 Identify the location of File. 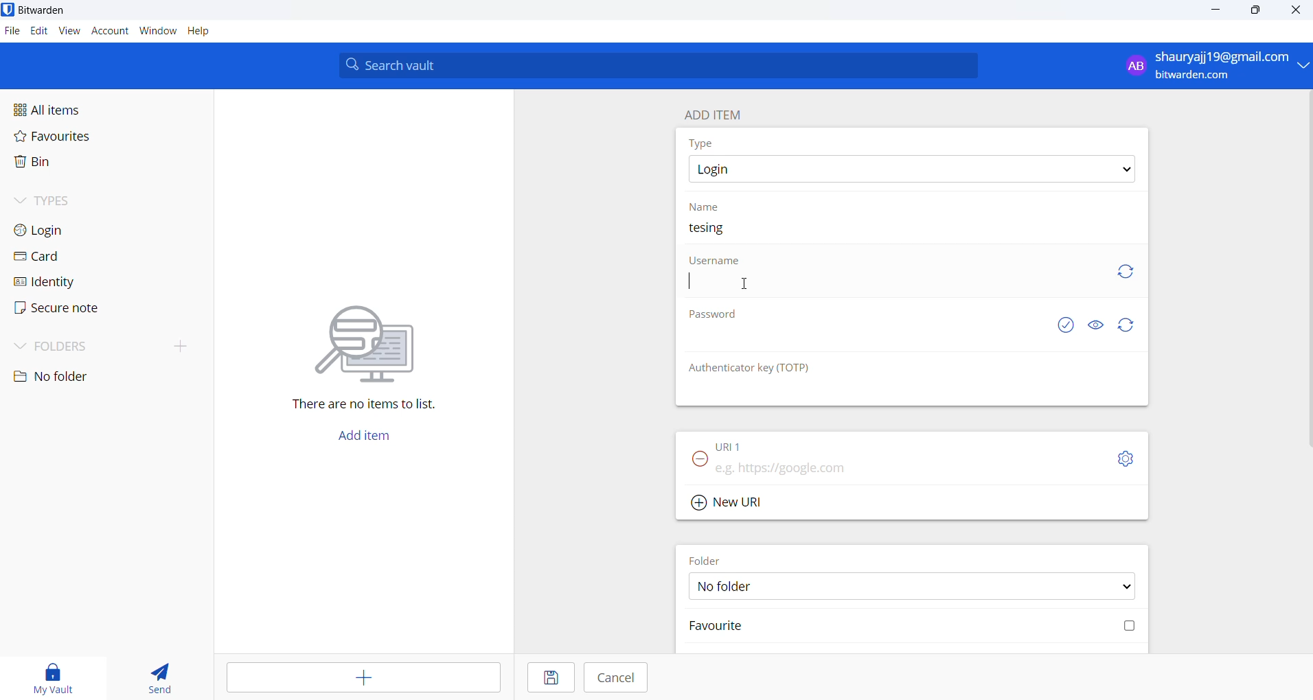
(11, 32).